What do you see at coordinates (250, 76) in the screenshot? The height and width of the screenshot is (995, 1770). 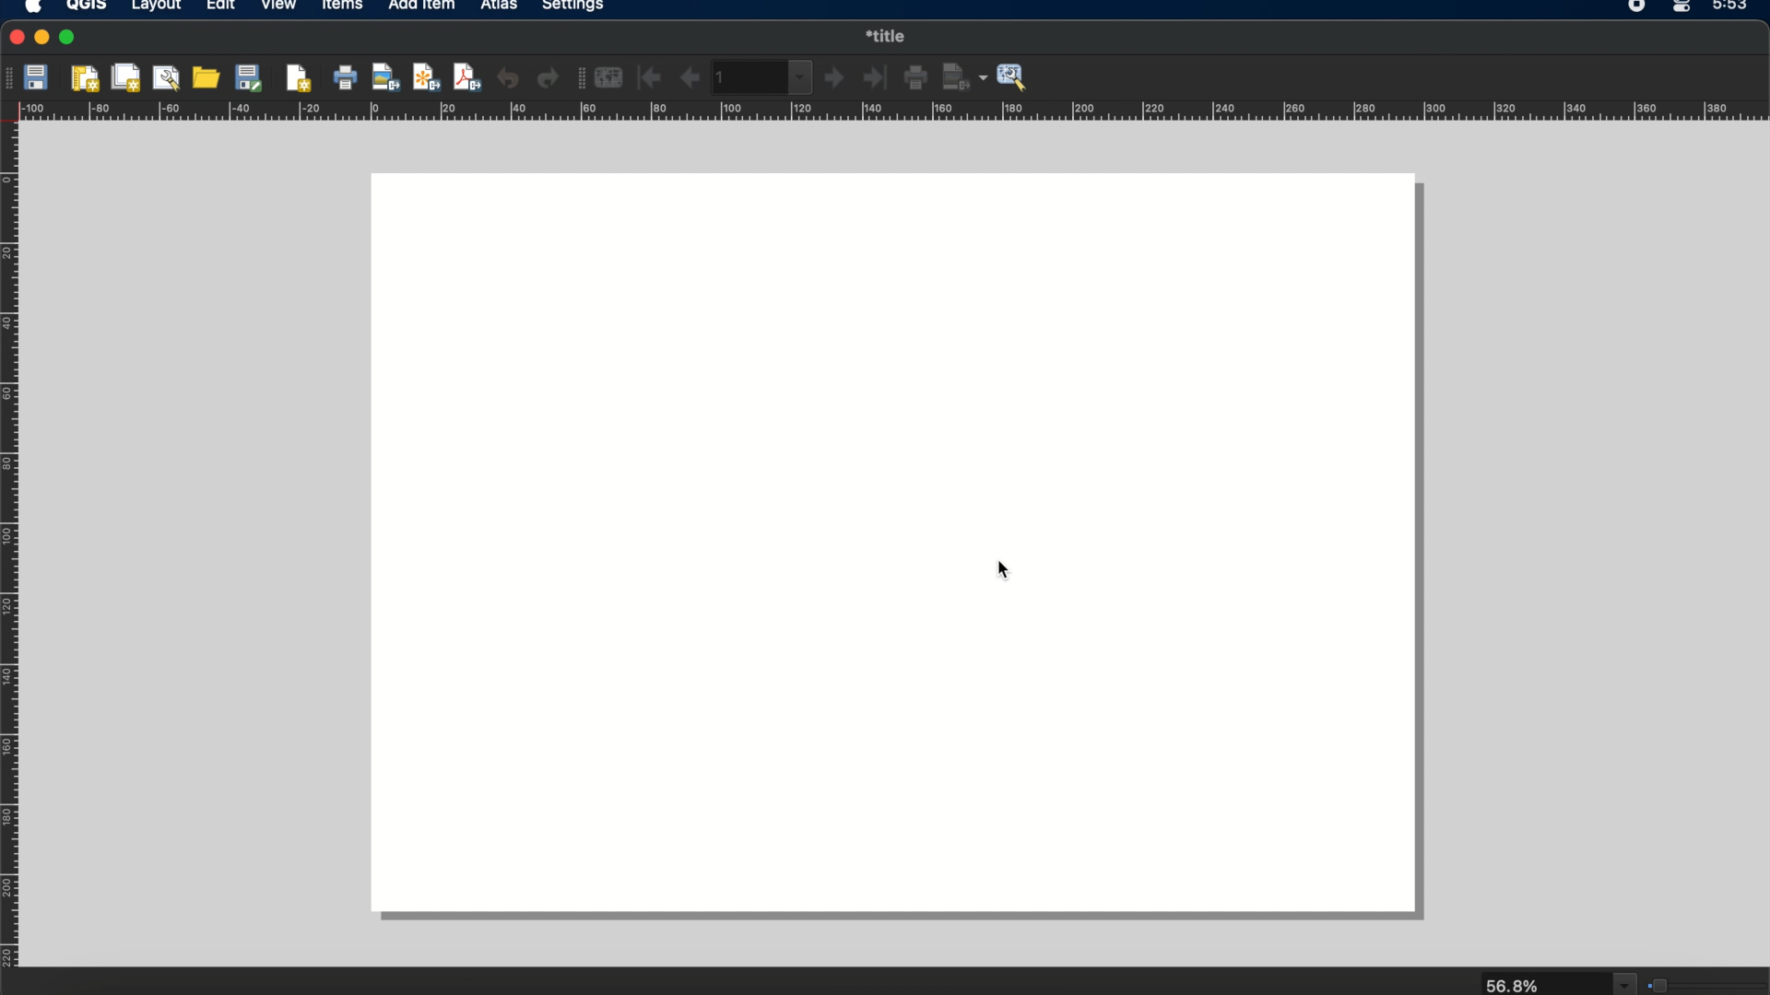 I see `save as template` at bounding box center [250, 76].